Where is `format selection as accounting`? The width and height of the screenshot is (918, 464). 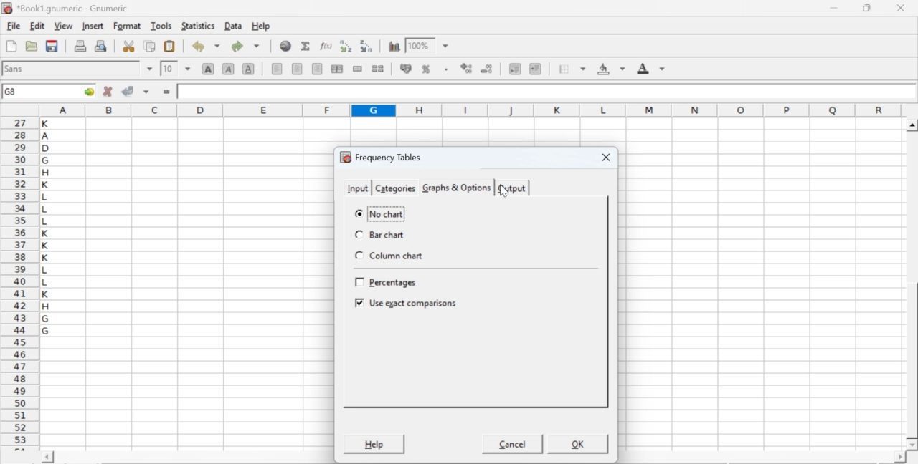
format selection as accounting is located at coordinates (406, 68).